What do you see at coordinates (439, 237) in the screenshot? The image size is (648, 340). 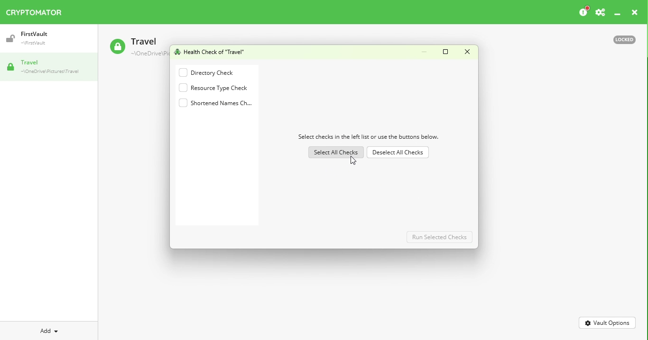 I see `Run selected checks` at bounding box center [439, 237].